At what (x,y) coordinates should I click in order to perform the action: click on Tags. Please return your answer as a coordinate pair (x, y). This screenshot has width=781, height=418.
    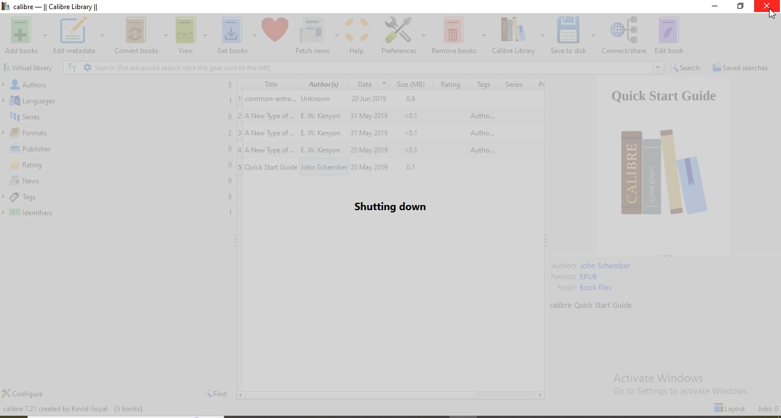
    Looking at the image, I should click on (482, 85).